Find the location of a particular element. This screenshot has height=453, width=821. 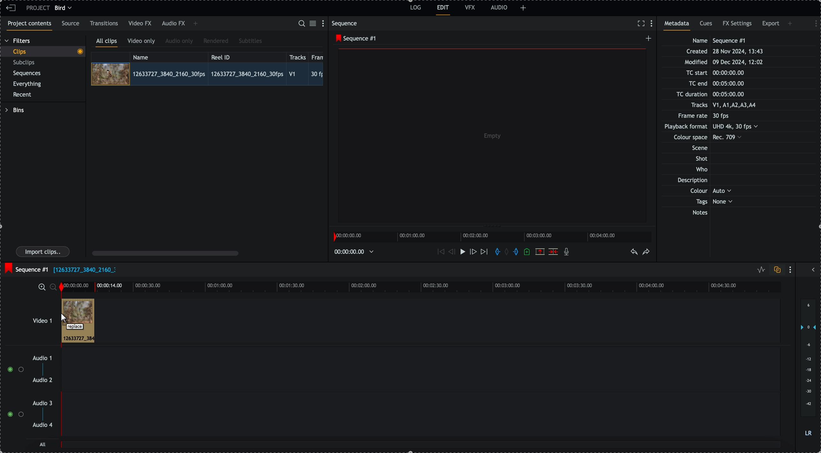

project bird is located at coordinates (51, 8).